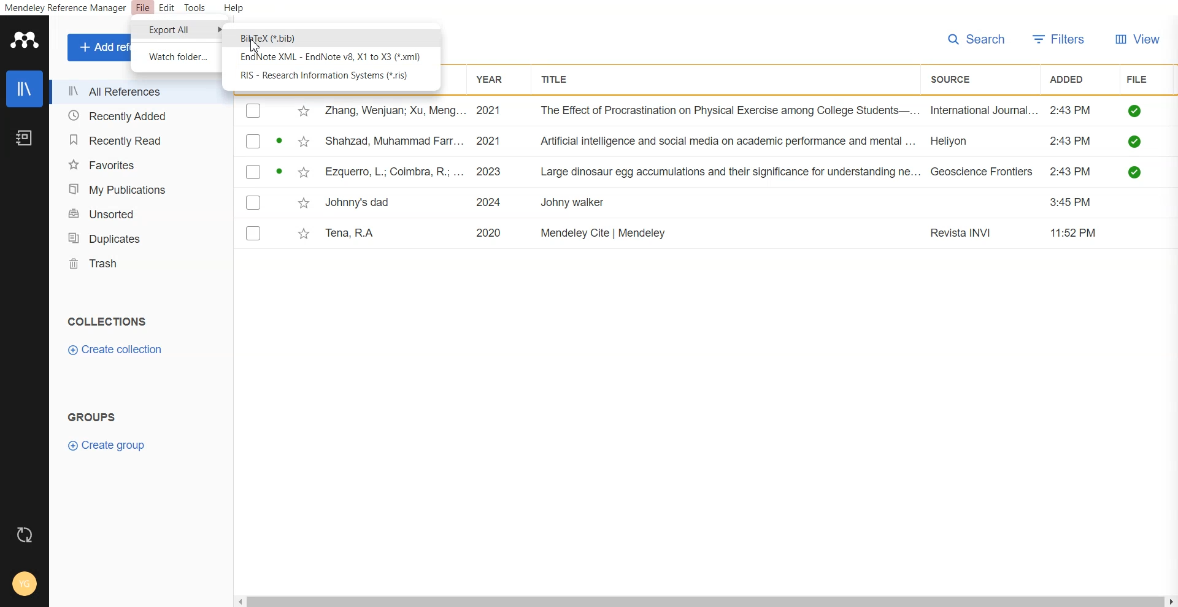 The width and height of the screenshot is (1178, 607). I want to click on Scroll right, so click(1171, 601).